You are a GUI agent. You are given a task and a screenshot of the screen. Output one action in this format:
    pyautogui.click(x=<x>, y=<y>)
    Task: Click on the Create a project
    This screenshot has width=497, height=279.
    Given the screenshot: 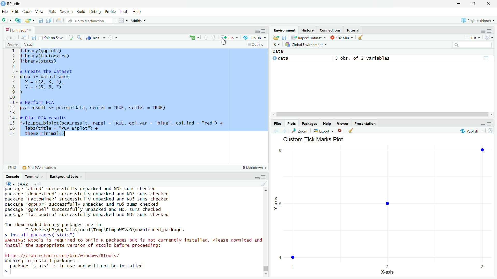 What is the action you would take?
    pyautogui.click(x=18, y=20)
    